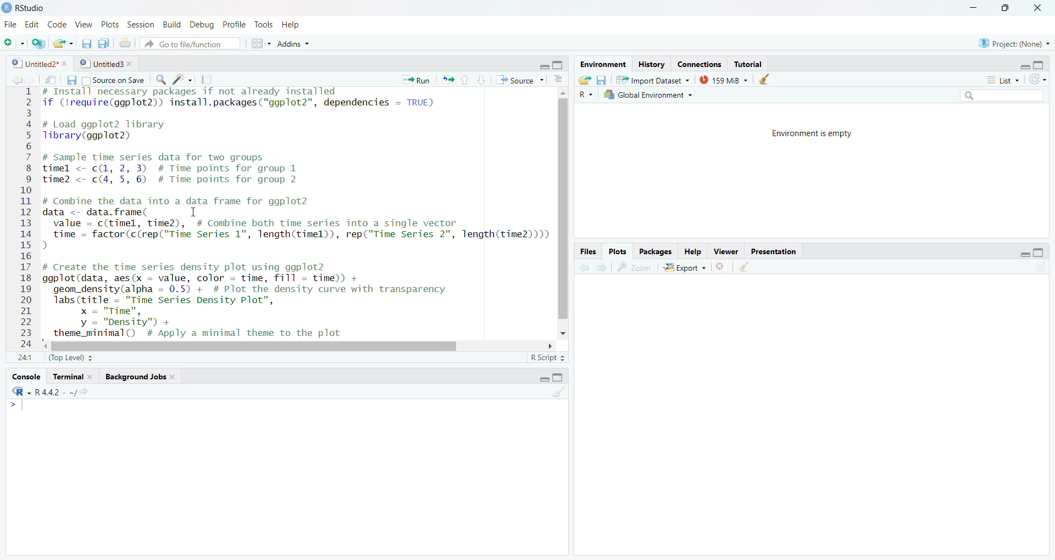 Image resolution: width=1055 pixels, height=560 pixels. I want to click on File, so click(10, 24).